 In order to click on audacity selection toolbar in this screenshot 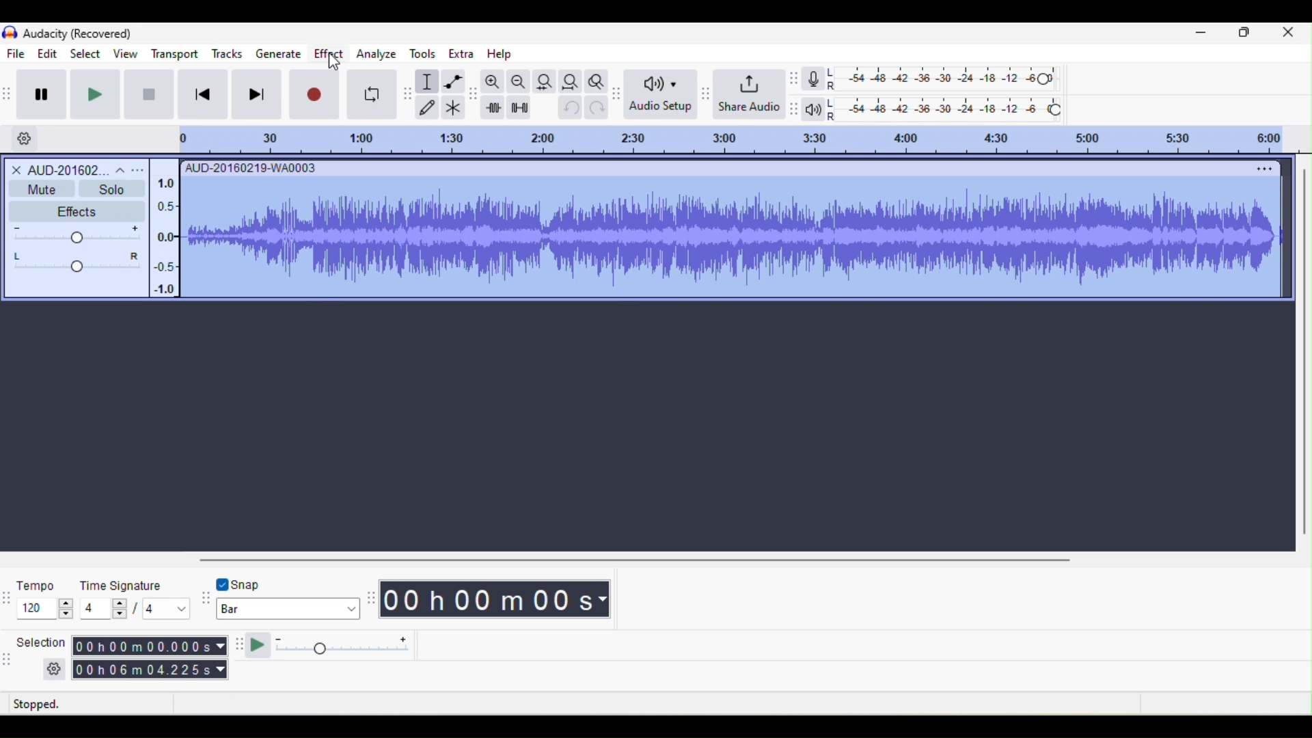, I will do `click(8, 658)`.